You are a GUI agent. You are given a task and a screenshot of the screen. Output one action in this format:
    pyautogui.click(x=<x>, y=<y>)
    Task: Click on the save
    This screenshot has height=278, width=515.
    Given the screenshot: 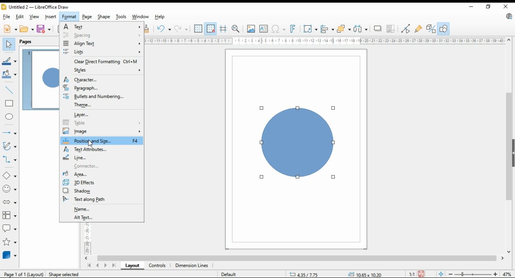 What is the action you would take?
    pyautogui.click(x=43, y=29)
    